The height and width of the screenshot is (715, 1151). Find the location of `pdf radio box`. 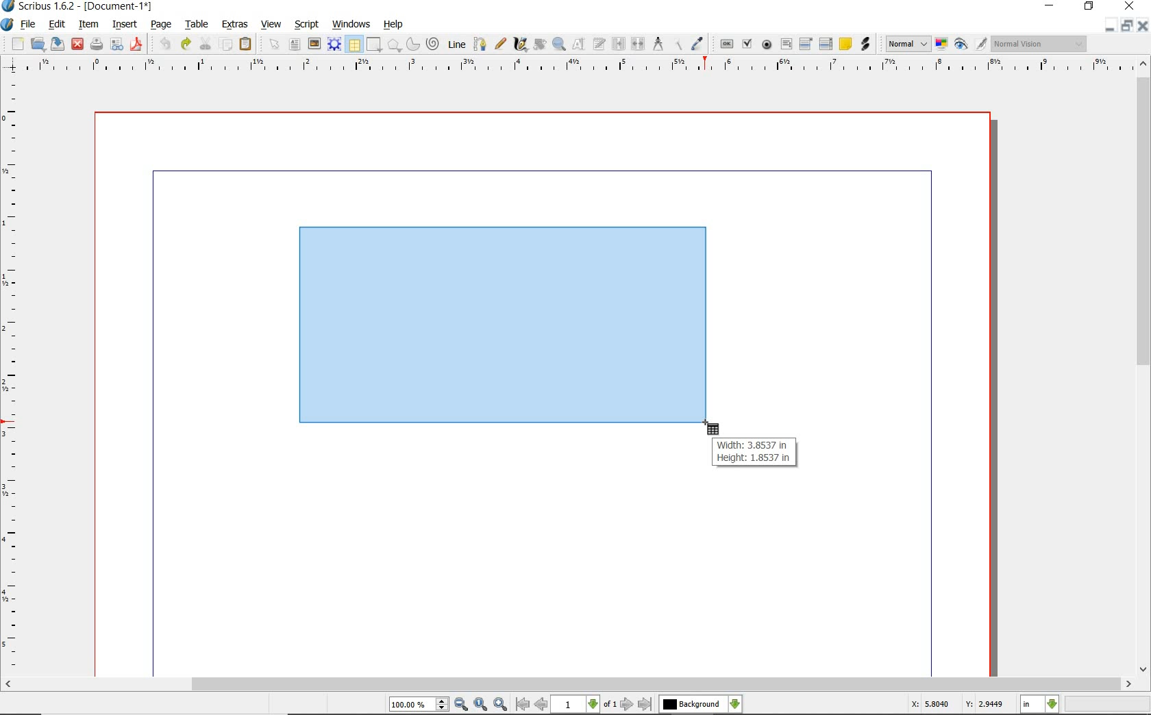

pdf radio box is located at coordinates (767, 45).